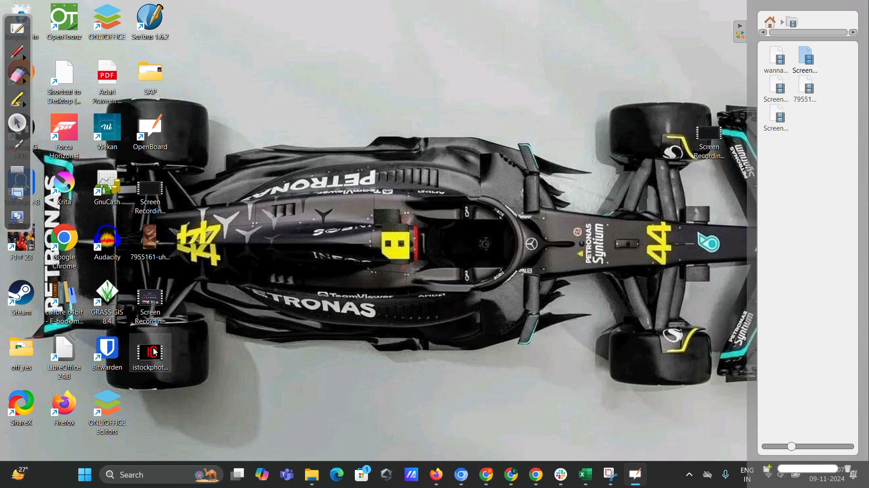  Describe the element at coordinates (20, 217) in the screenshot. I see `capture screen` at that location.